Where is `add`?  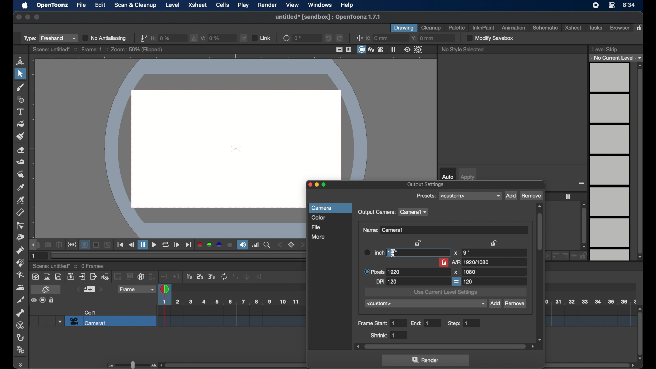
add is located at coordinates (511, 196).